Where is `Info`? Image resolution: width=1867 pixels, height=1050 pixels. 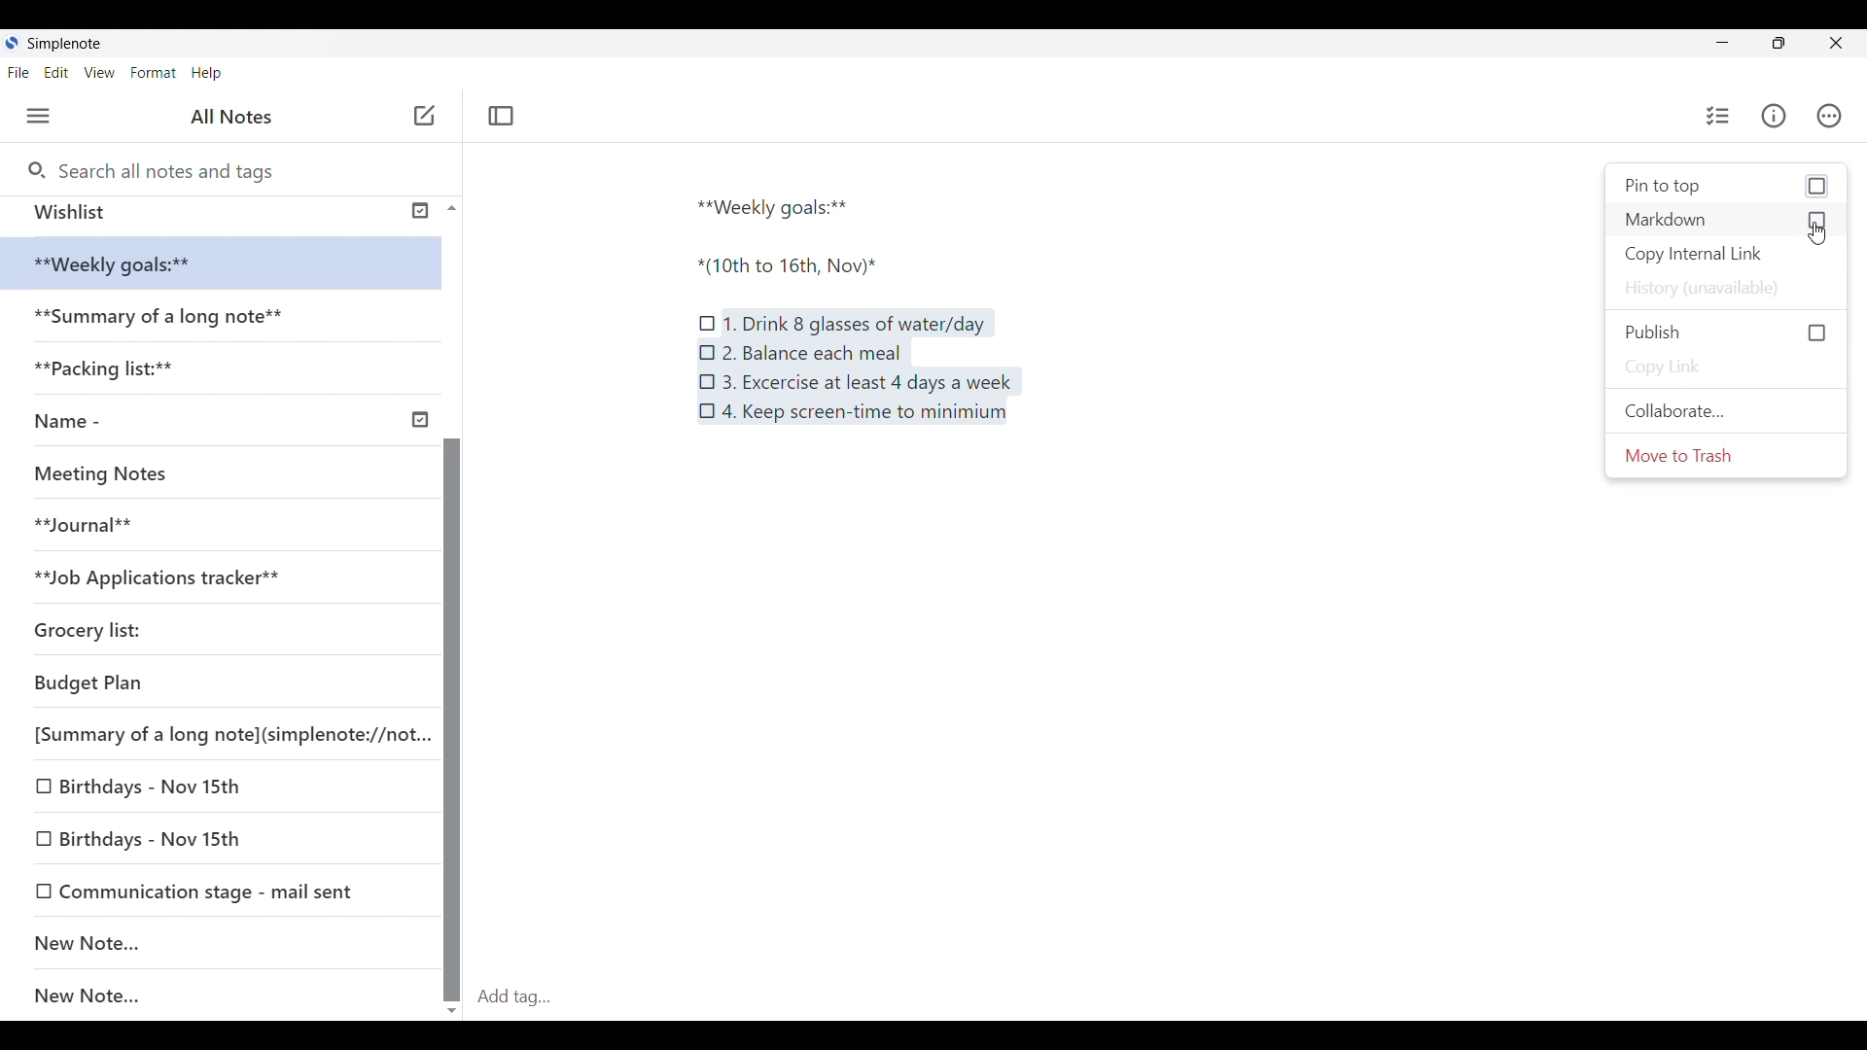
Info is located at coordinates (1777, 117).